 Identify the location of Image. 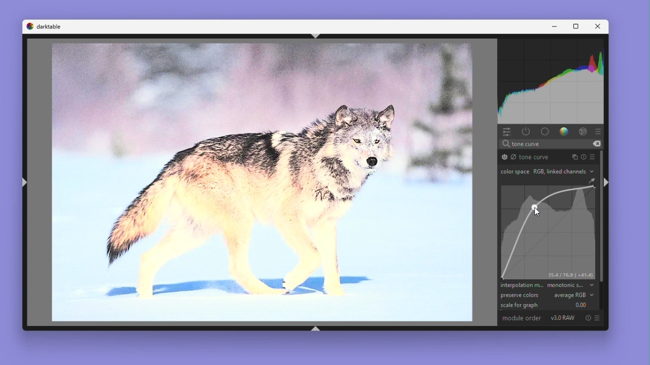
(253, 183).